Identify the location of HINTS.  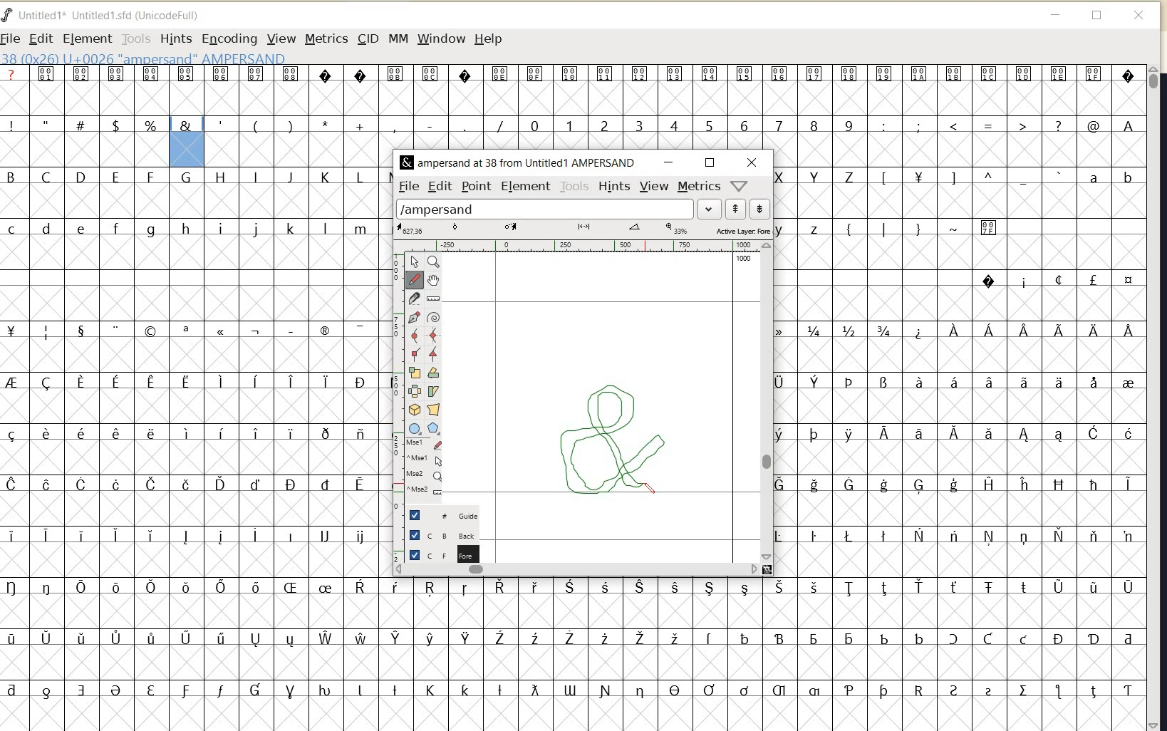
(615, 187).